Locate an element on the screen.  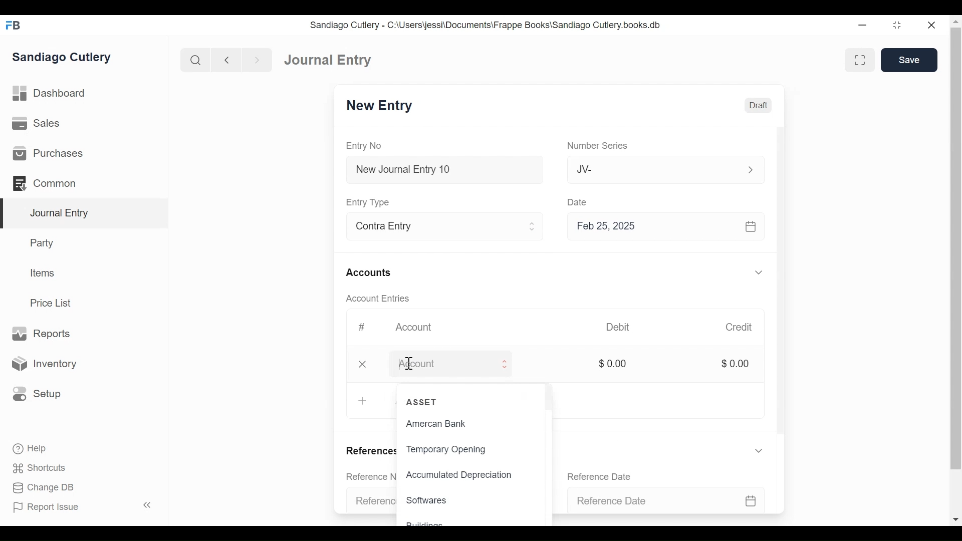
Common is located at coordinates (45, 182).